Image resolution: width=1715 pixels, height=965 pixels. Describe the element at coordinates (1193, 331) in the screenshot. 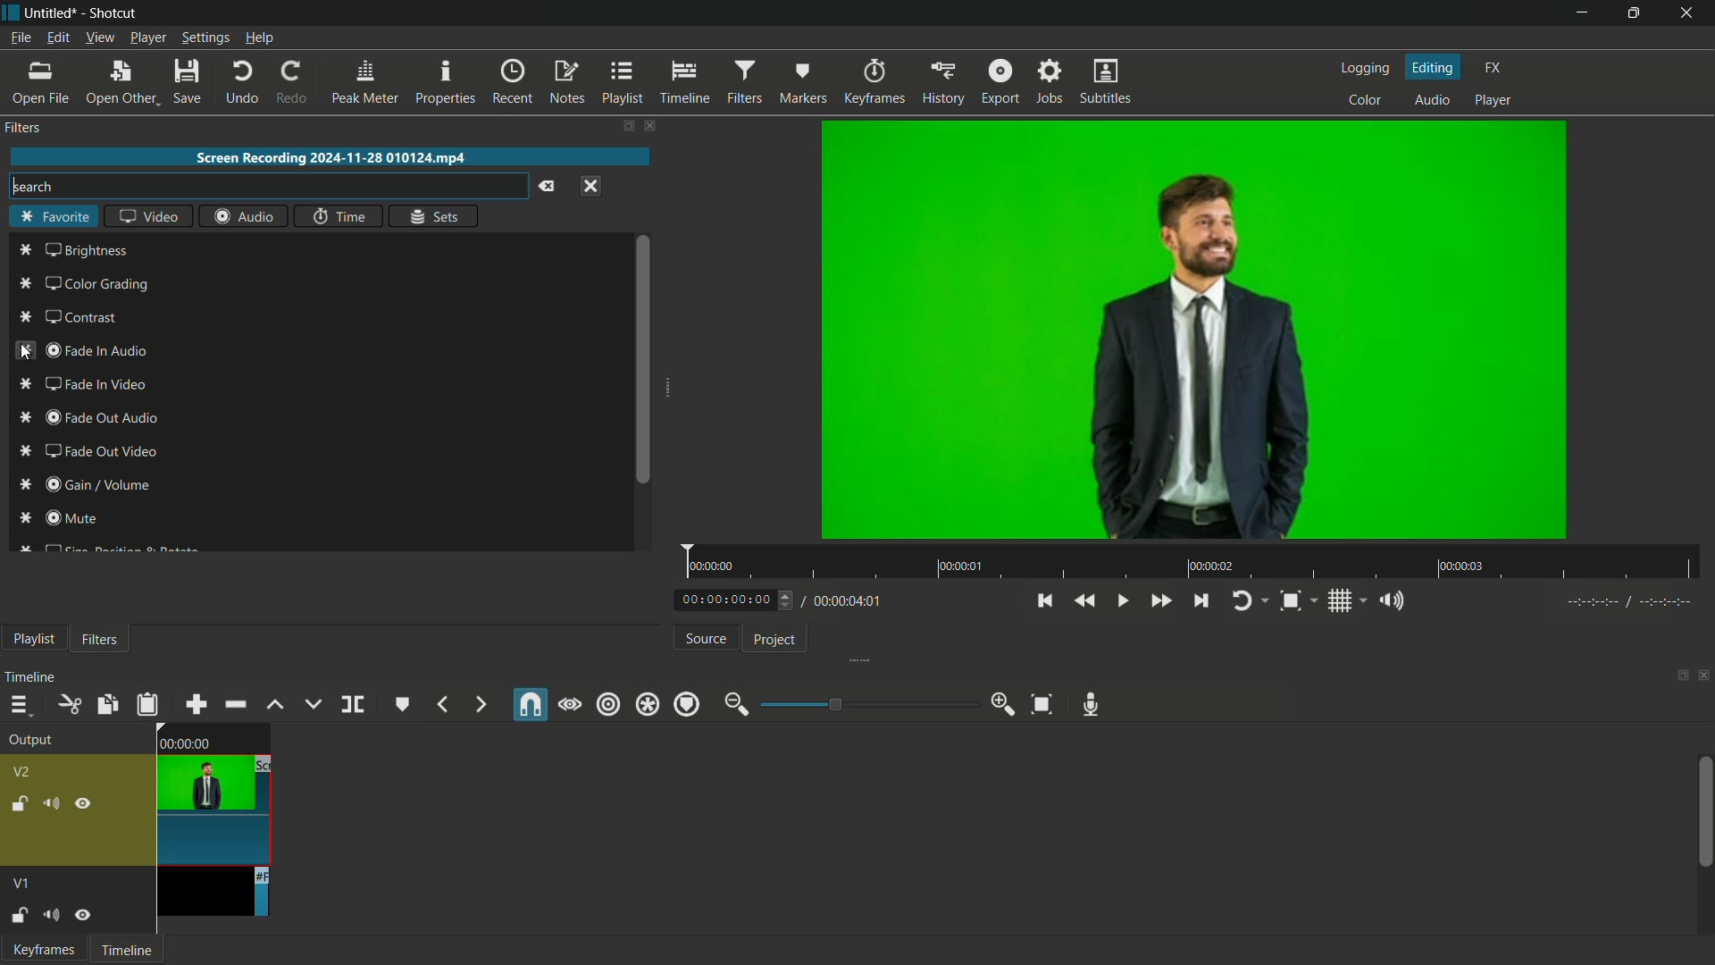

I see `imported video` at that location.